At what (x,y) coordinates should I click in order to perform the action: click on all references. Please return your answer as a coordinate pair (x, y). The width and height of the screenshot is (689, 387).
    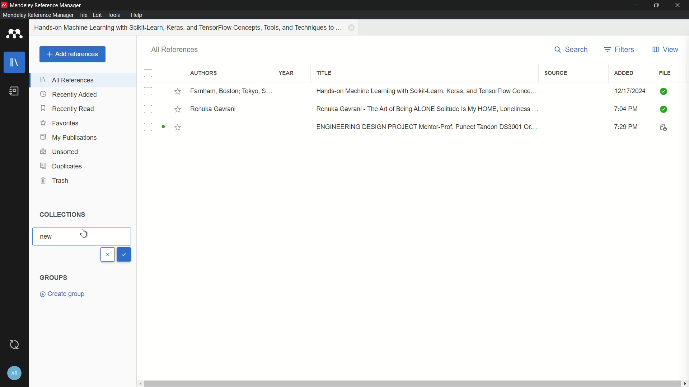
    Looking at the image, I should click on (175, 50).